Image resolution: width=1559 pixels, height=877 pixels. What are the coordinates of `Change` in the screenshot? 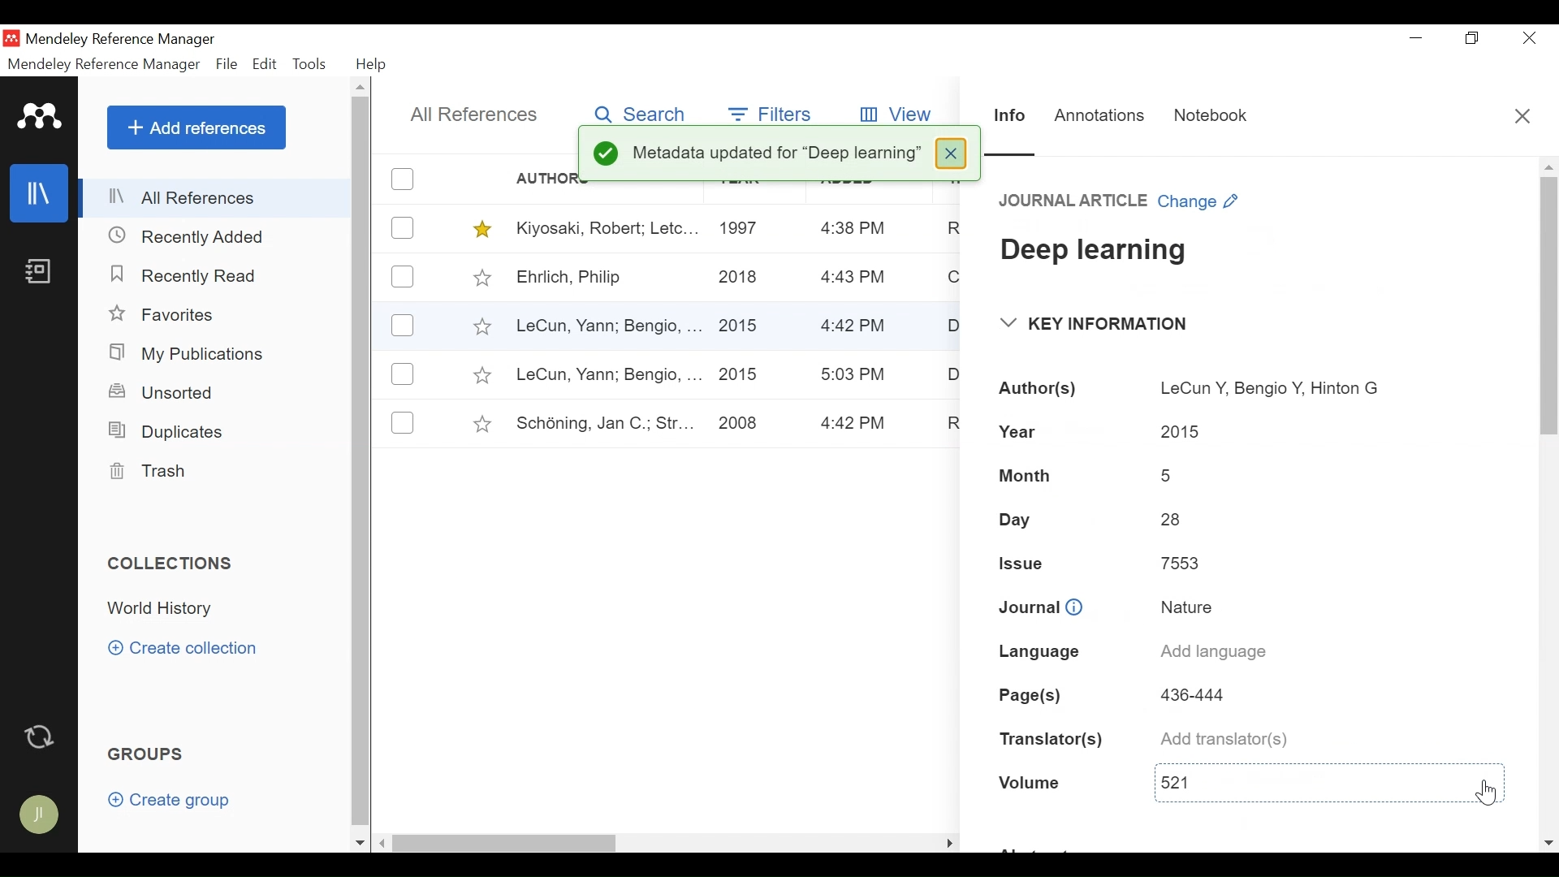 It's located at (1202, 199).